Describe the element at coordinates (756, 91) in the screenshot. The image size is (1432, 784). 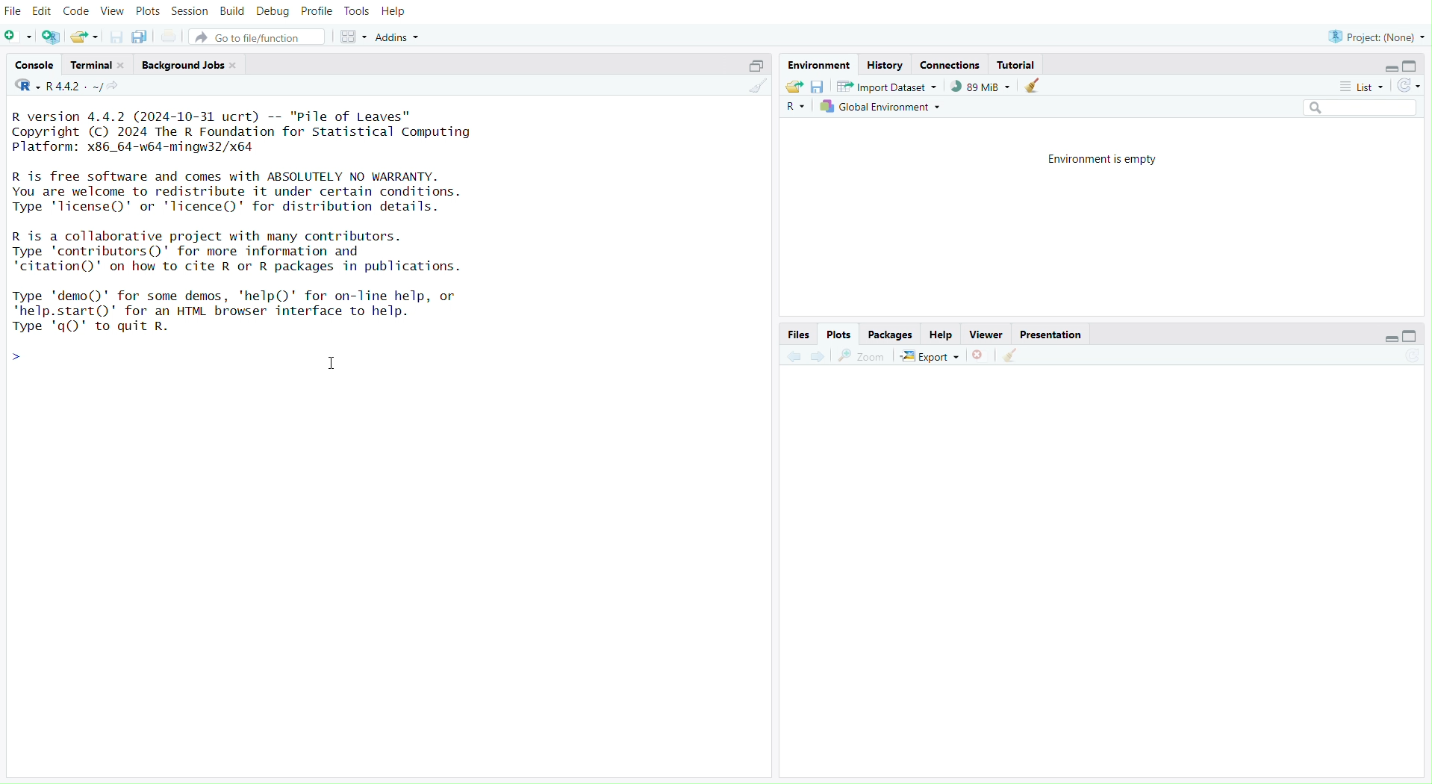
I see `Clear Console (Ctrl + L)` at that location.